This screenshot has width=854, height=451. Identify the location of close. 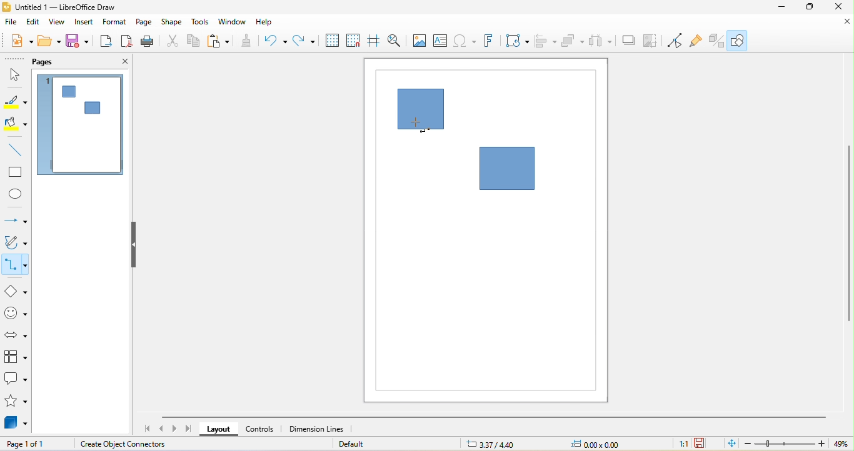
(839, 6).